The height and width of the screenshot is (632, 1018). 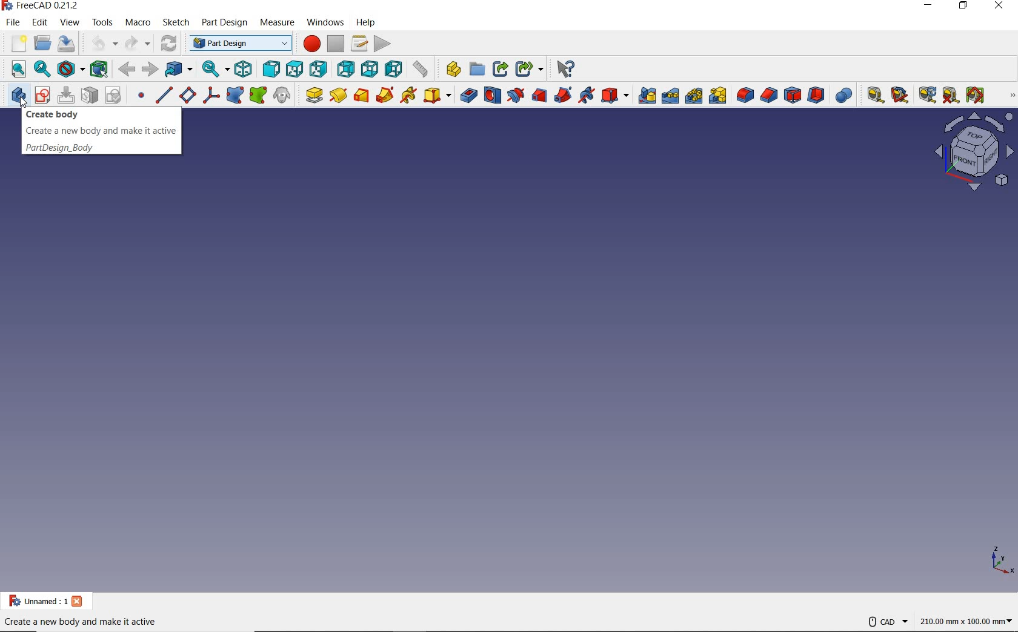 What do you see at coordinates (19, 104) in the screenshot?
I see `cursor` at bounding box center [19, 104].